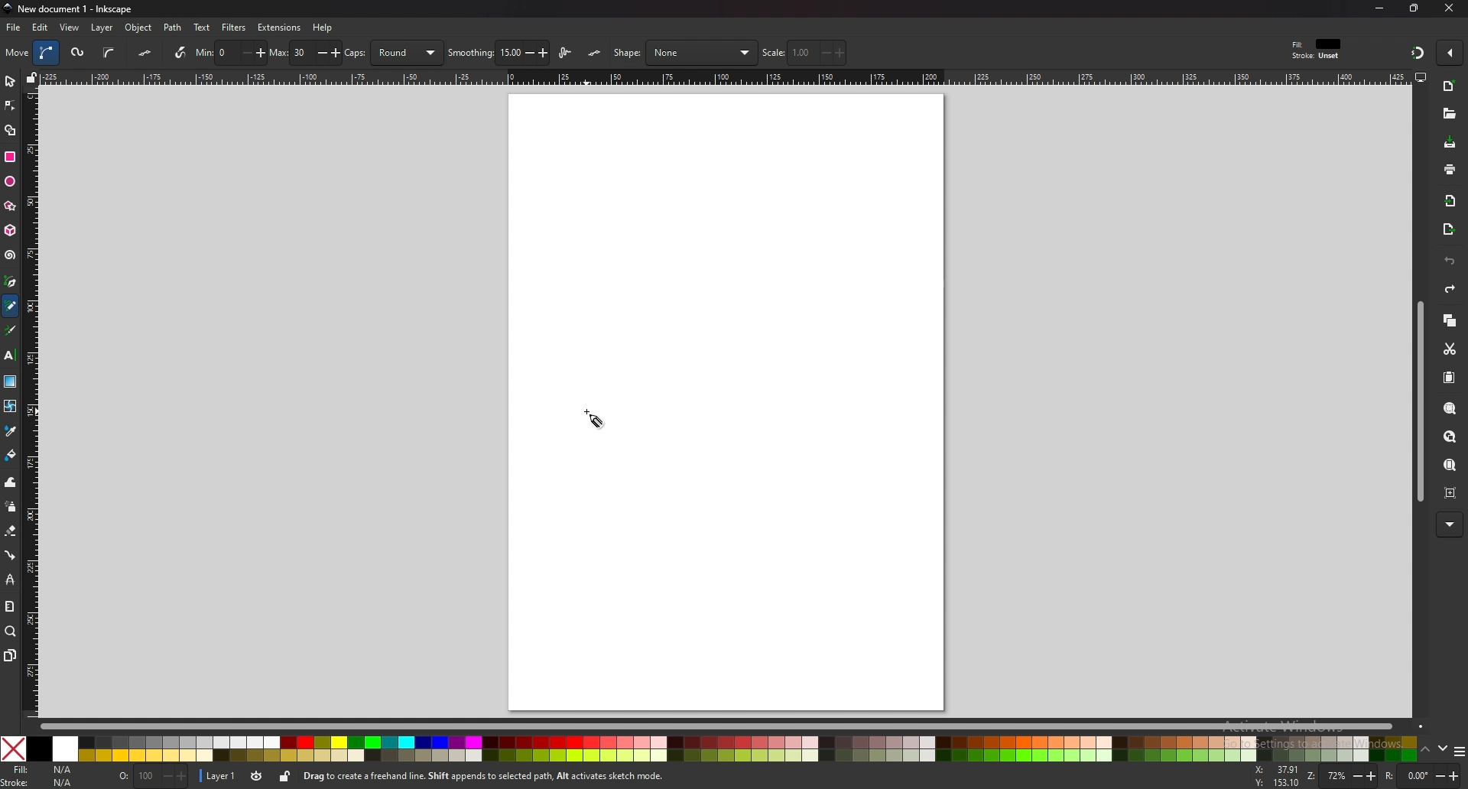 The image size is (1468, 789). Describe the element at coordinates (1343, 775) in the screenshot. I see `zoom` at that location.